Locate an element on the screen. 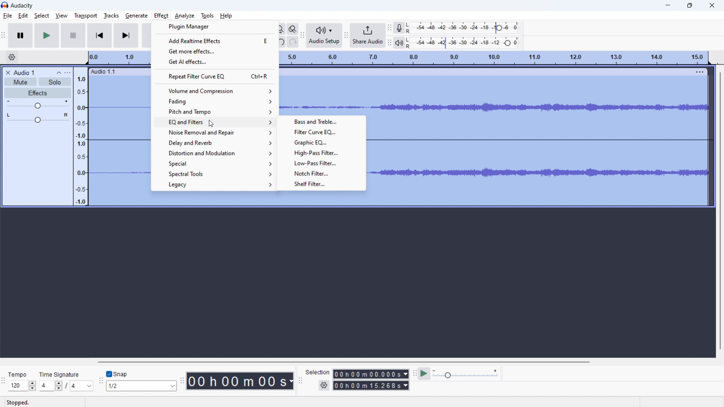 The image size is (724, 407). 00h00m15.268s(end time) is located at coordinates (371, 386).